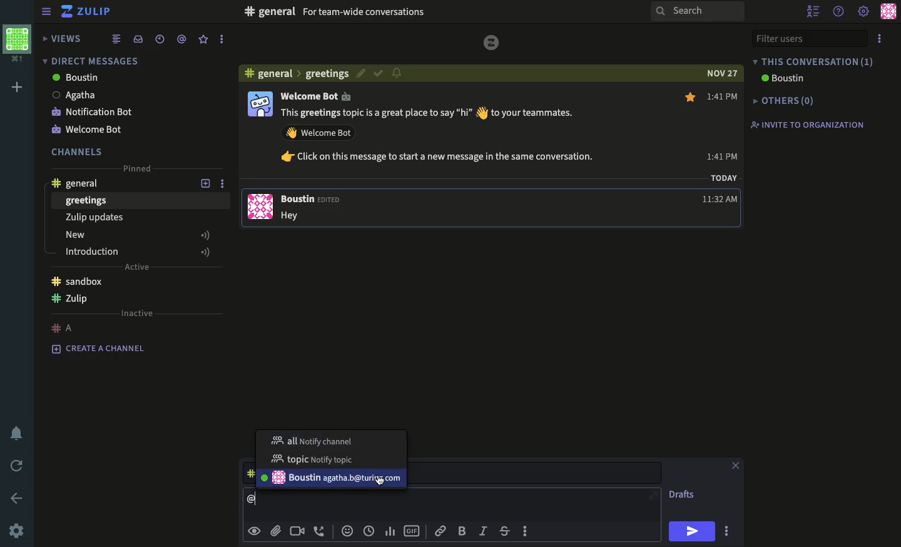 The image size is (901, 547). Describe the element at coordinates (93, 217) in the screenshot. I see `Zulip updates` at that location.